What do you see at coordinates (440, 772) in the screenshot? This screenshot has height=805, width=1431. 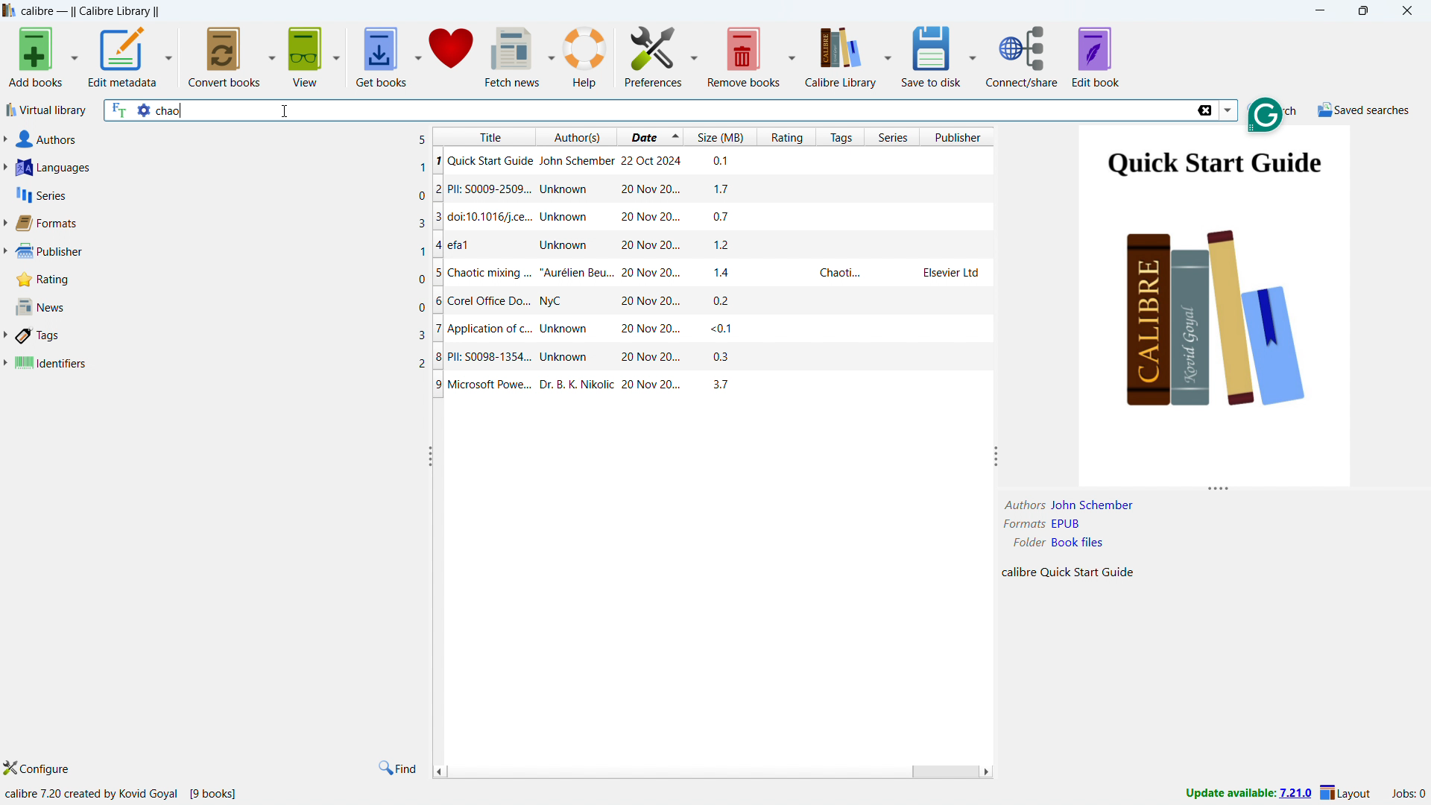 I see `scroll left` at bounding box center [440, 772].